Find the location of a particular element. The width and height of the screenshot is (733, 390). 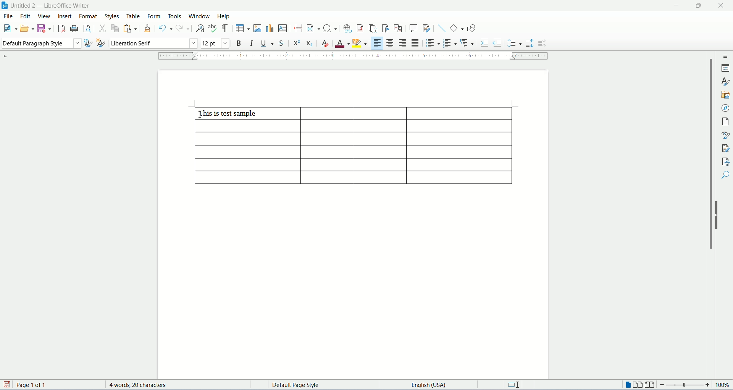

page count is located at coordinates (45, 385).